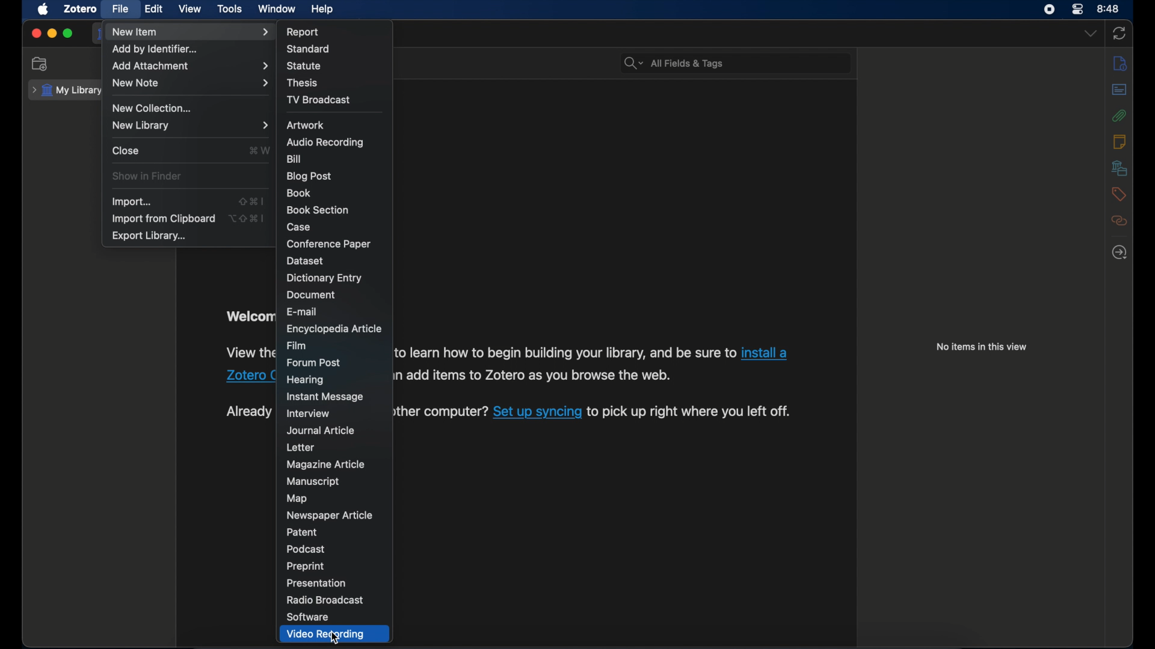 This screenshot has width=1155, height=649. What do you see at coordinates (309, 617) in the screenshot?
I see `software` at bounding box center [309, 617].